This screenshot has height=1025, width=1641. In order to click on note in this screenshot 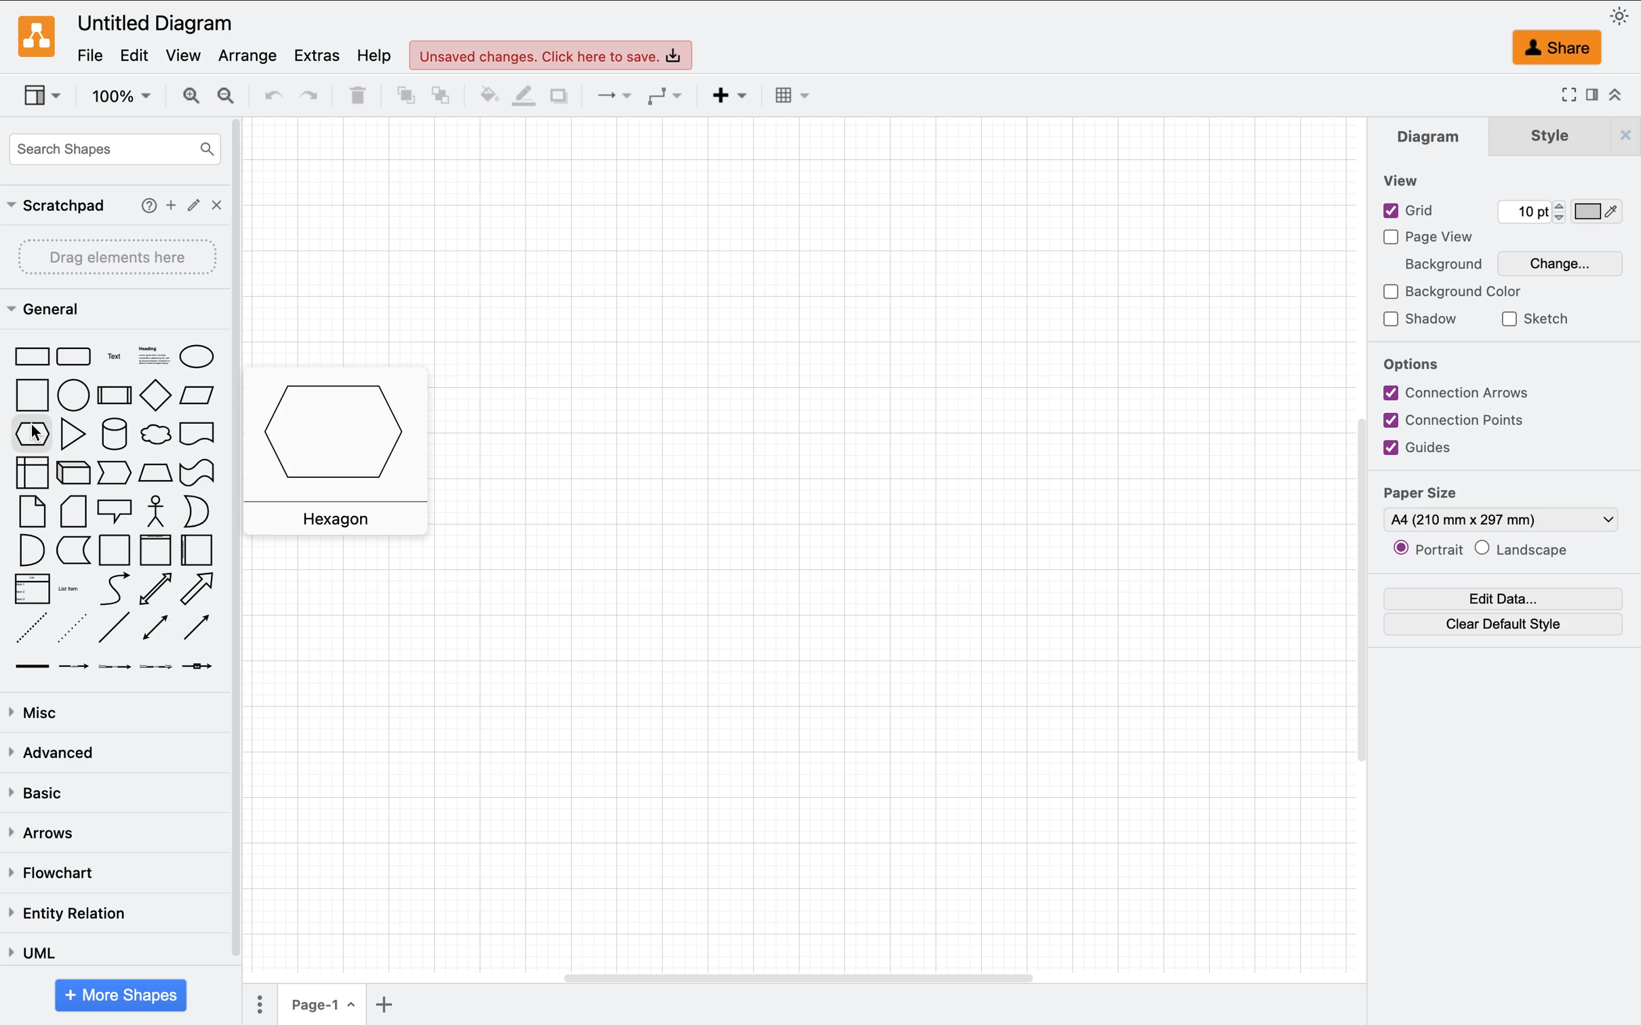, I will do `click(33, 511)`.